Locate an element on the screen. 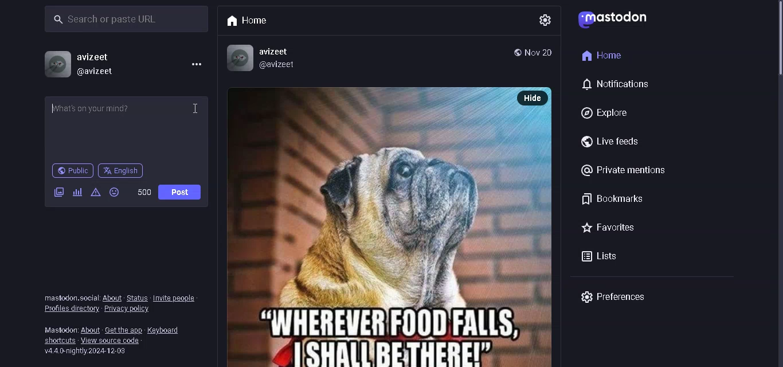 This screenshot has width=783, height=367. get the app is located at coordinates (124, 329).